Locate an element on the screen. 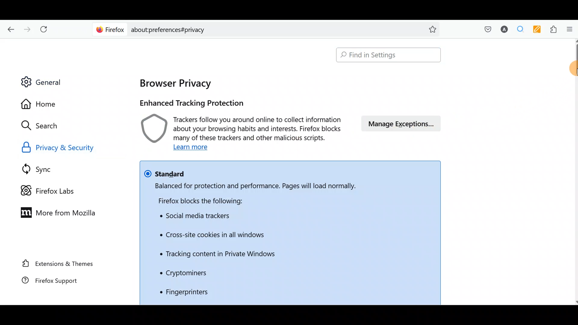 This screenshot has height=325, width=578. General is located at coordinates (41, 78).